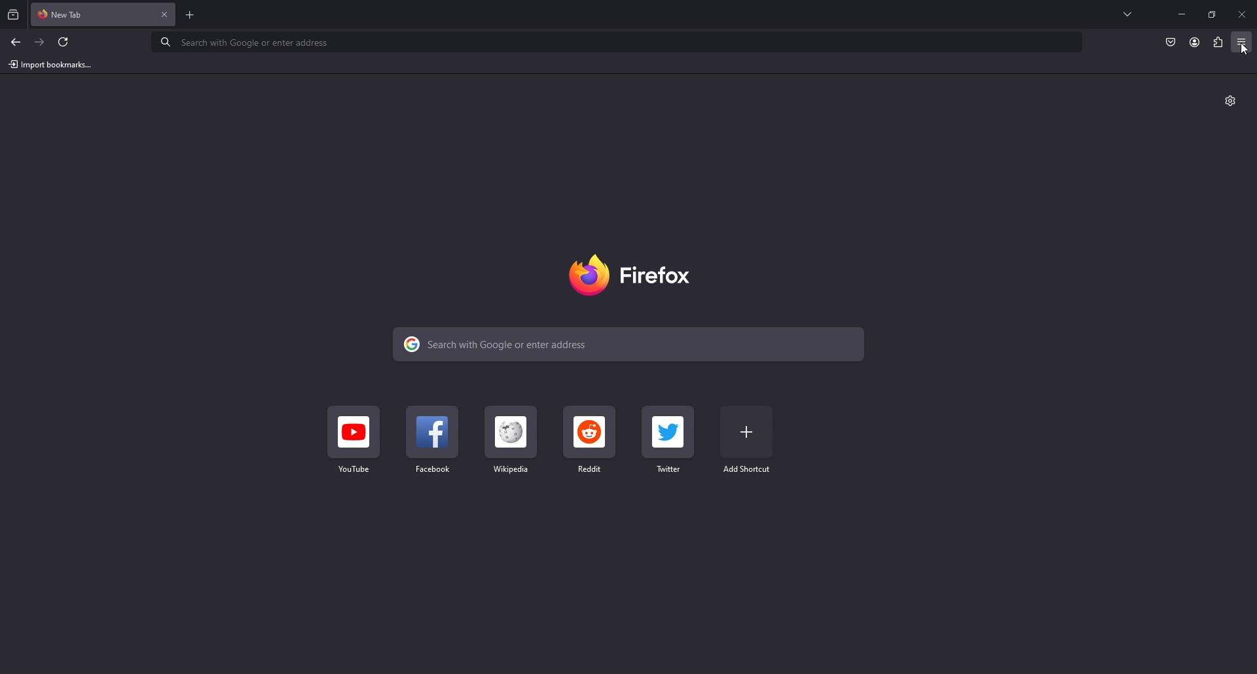 The height and width of the screenshot is (674, 1257). What do you see at coordinates (1219, 42) in the screenshot?
I see `extension` at bounding box center [1219, 42].